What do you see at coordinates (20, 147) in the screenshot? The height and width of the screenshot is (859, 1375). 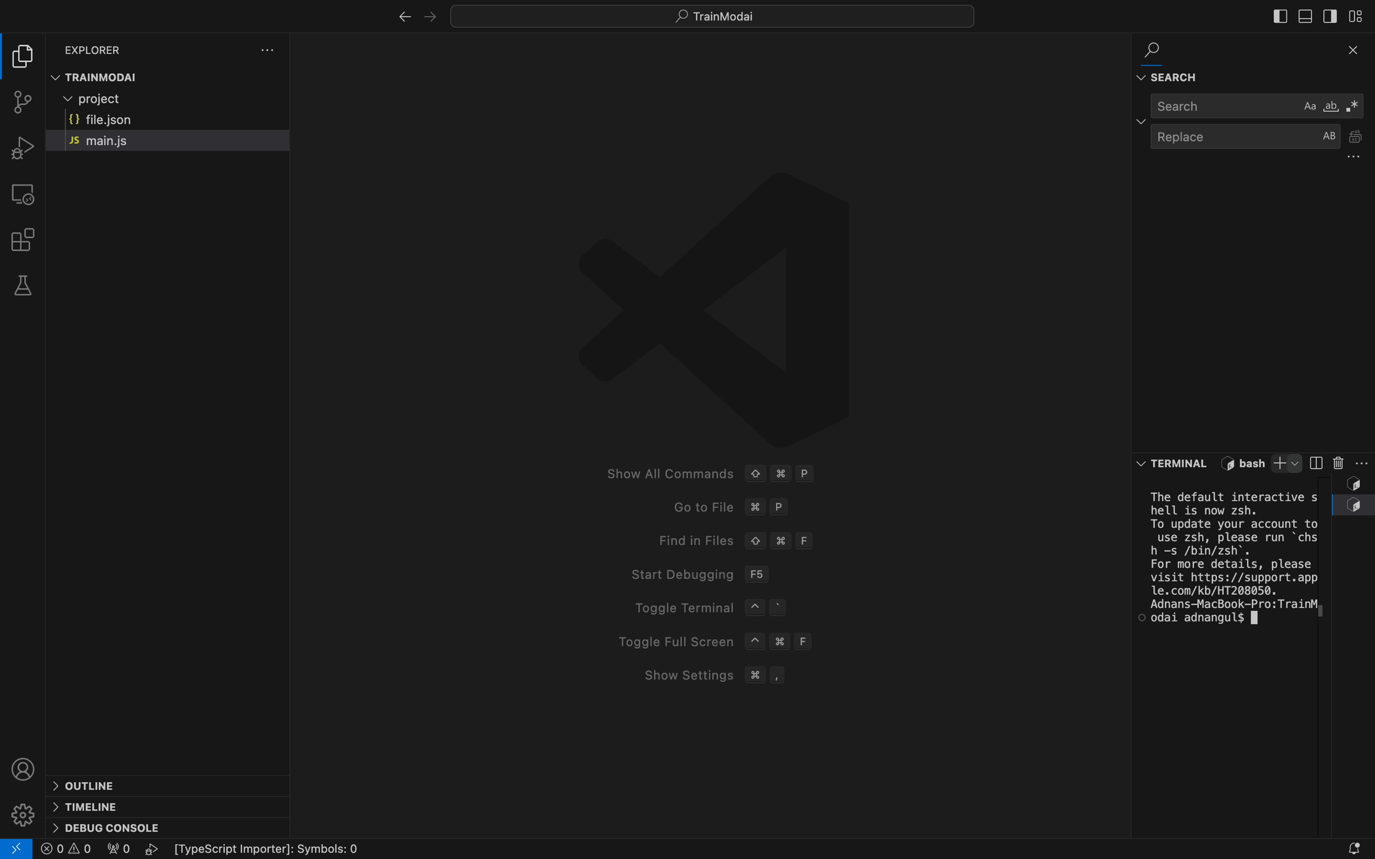 I see `debugger` at bounding box center [20, 147].